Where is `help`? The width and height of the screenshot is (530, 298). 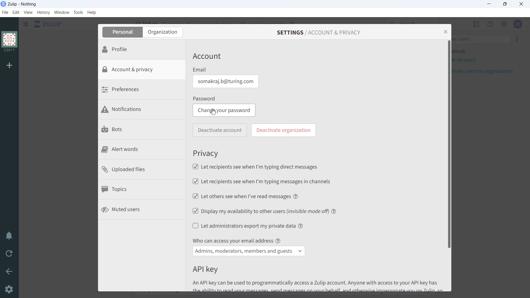 help is located at coordinates (334, 211).